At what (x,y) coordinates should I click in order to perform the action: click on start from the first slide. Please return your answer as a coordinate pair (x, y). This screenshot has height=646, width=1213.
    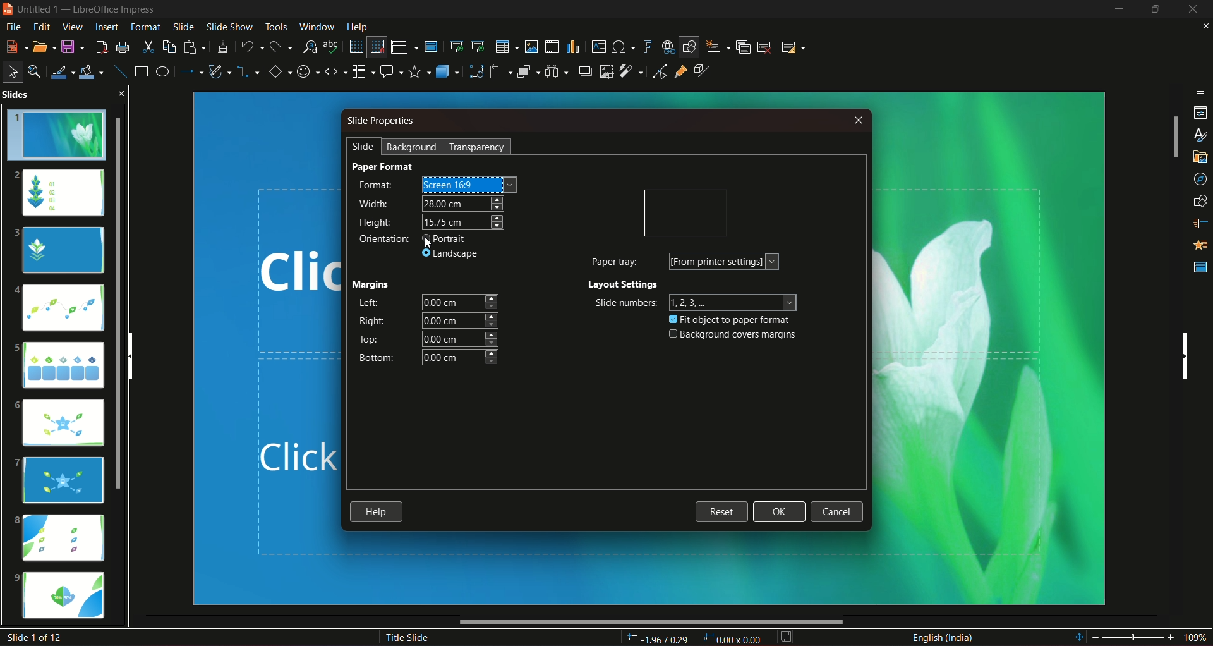
    Looking at the image, I should click on (456, 45).